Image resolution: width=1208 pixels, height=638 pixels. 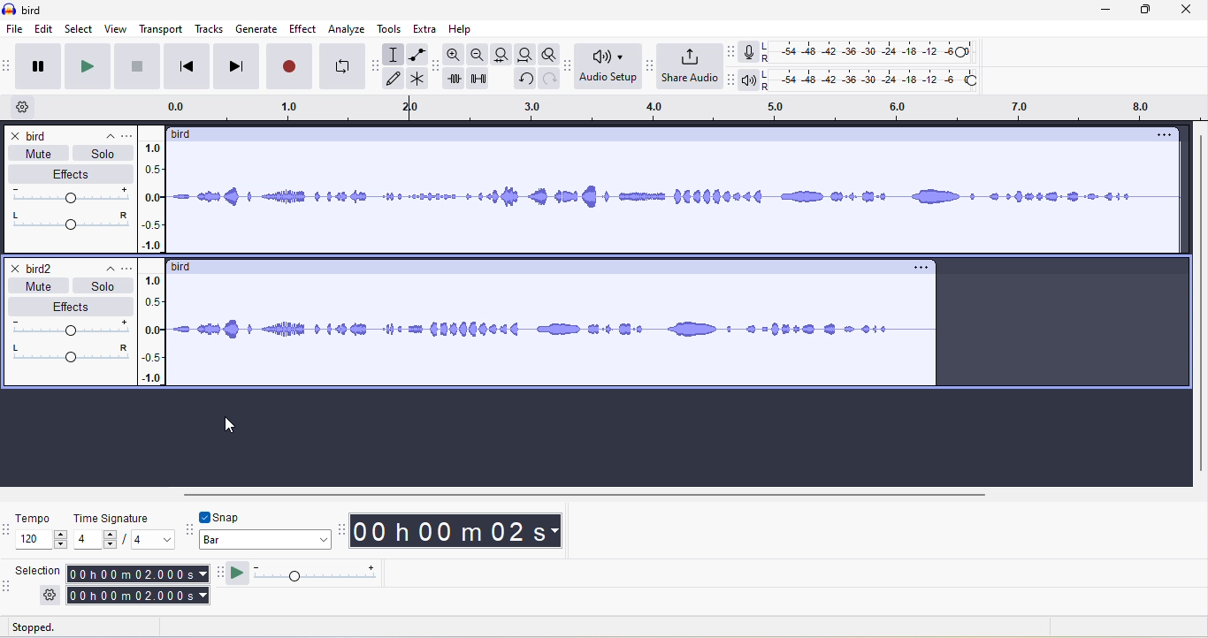 I want to click on redo, so click(x=551, y=80).